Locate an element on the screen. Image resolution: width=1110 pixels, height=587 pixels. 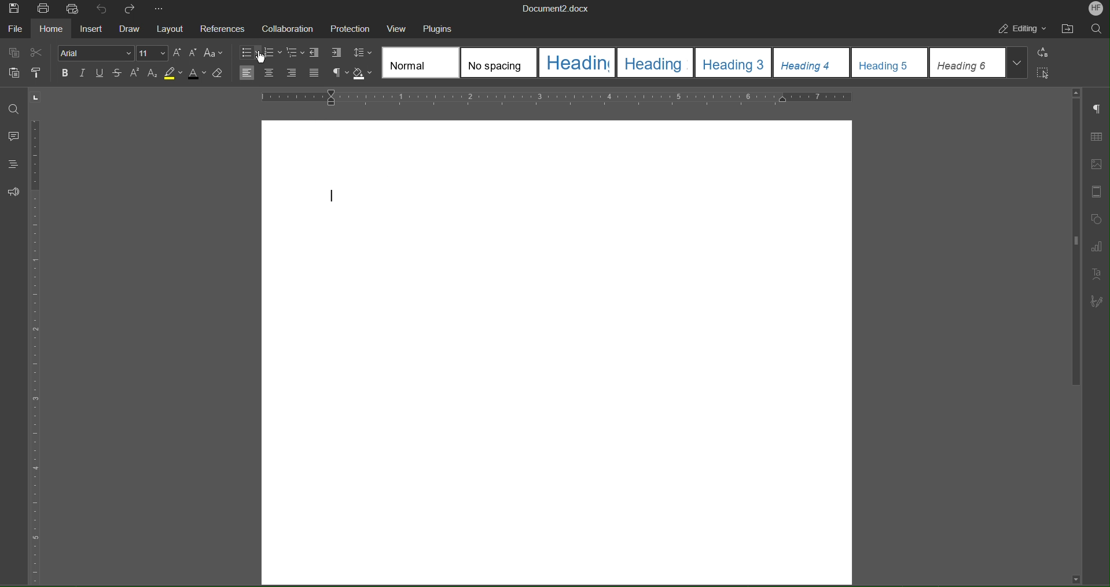
Underline is located at coordinates (101, 74).